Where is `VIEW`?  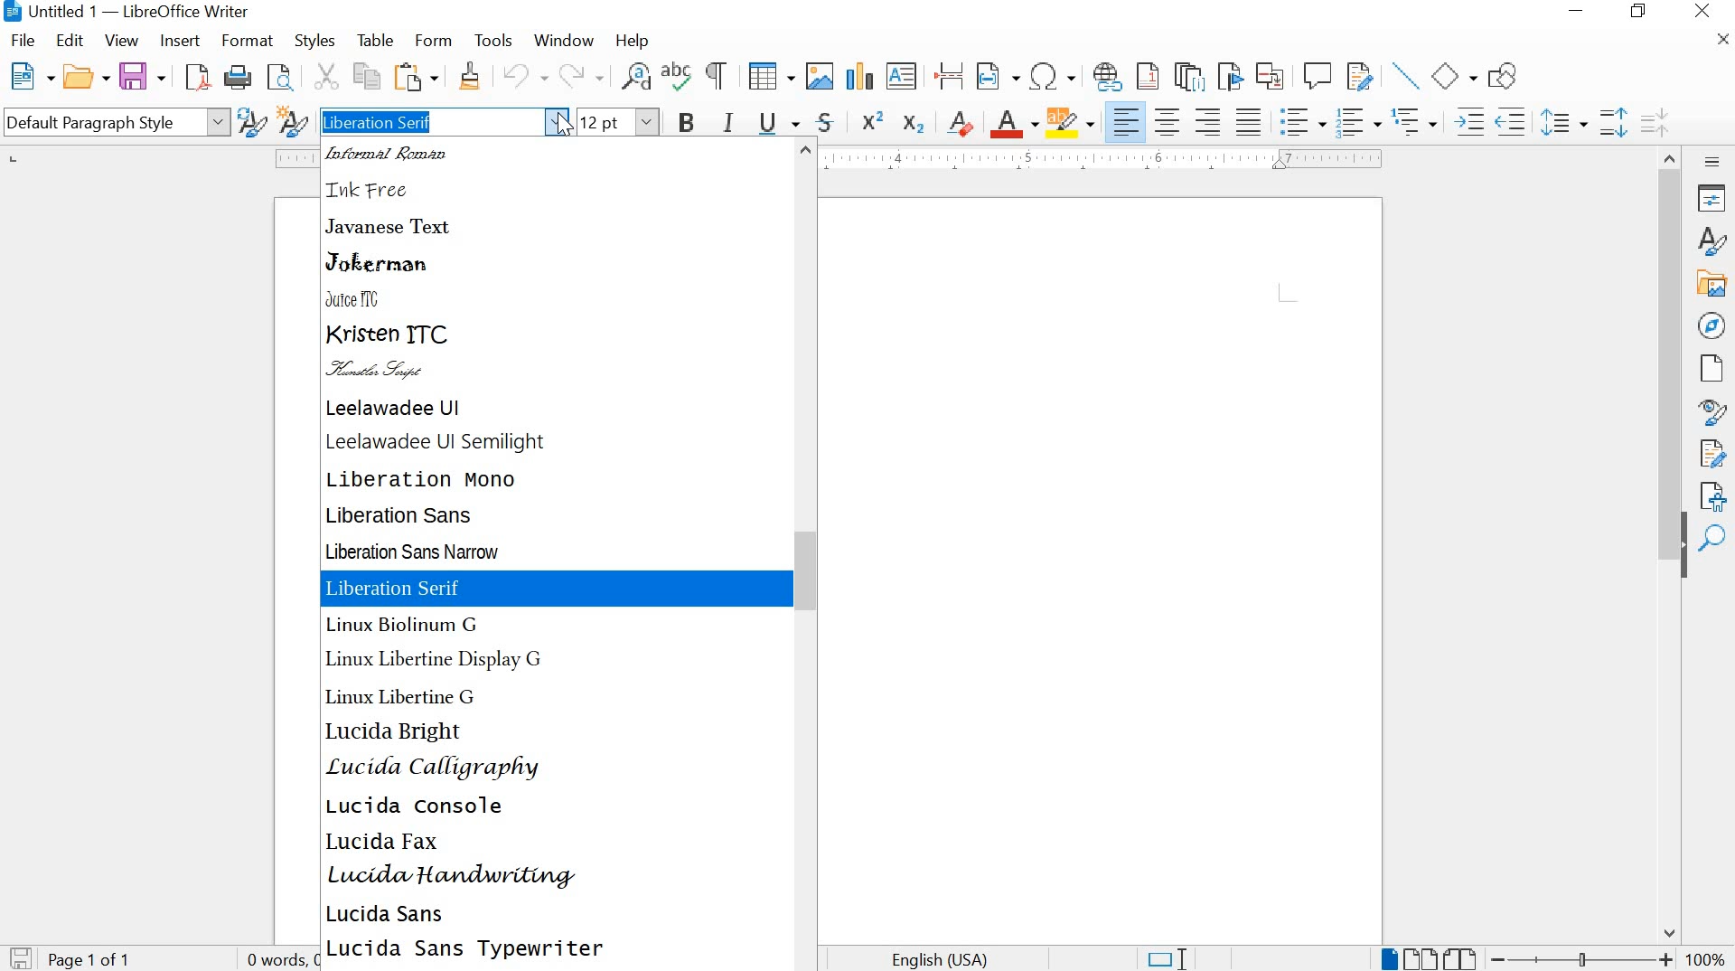 VIEW is located at coordinates (123, 42).